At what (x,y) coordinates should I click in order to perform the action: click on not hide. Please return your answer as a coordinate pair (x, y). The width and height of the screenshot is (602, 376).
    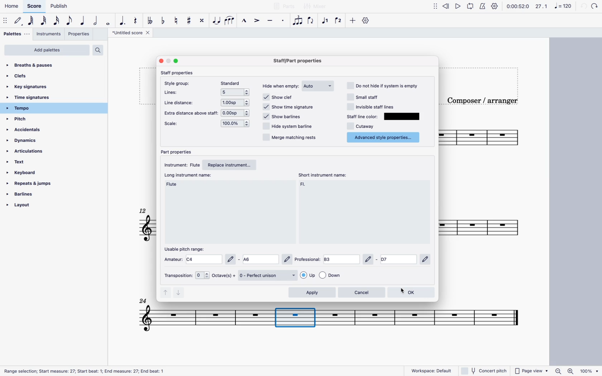
    Looking at the image, I should click on (385, 85).